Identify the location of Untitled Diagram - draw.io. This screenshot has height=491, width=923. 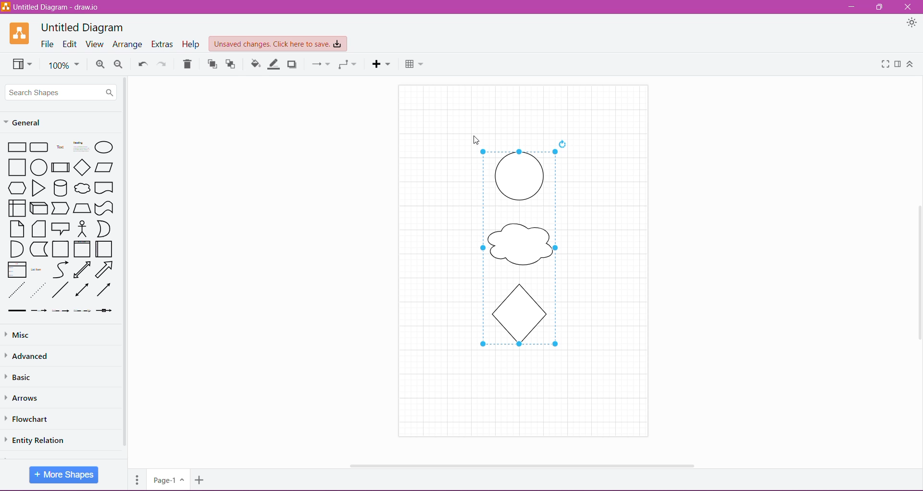
(54, 7).